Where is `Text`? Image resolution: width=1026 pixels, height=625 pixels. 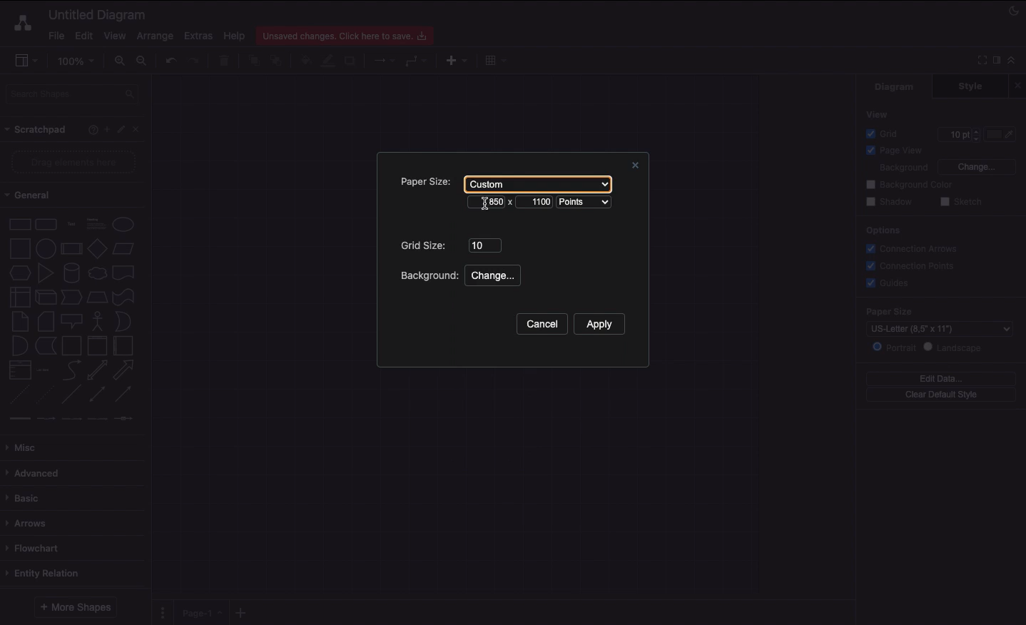 Text is located at coordinates (71, 225).